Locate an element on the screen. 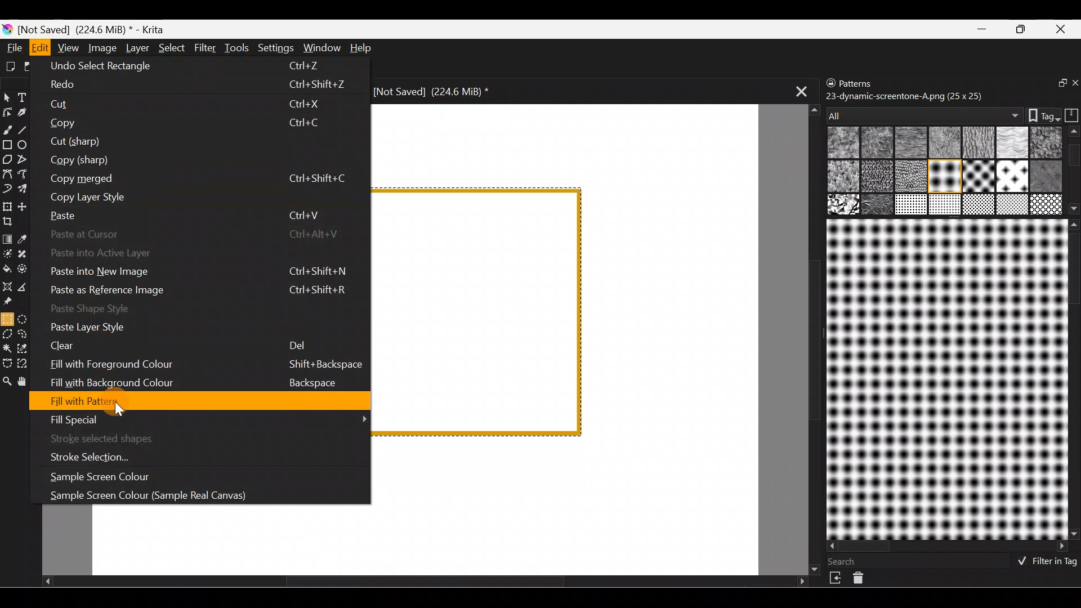 The width and height of the screenshot is (1081, 608). Smart patch tool is located at coordinates (29, 256).